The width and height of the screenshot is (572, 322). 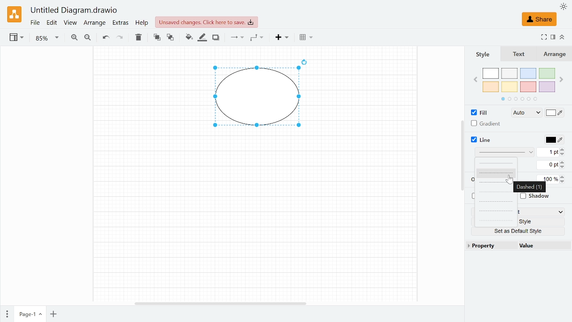 What do you see at coordinates (139, 39) in the screenshot?
I see `Delete` at bounding box center [139, 39].